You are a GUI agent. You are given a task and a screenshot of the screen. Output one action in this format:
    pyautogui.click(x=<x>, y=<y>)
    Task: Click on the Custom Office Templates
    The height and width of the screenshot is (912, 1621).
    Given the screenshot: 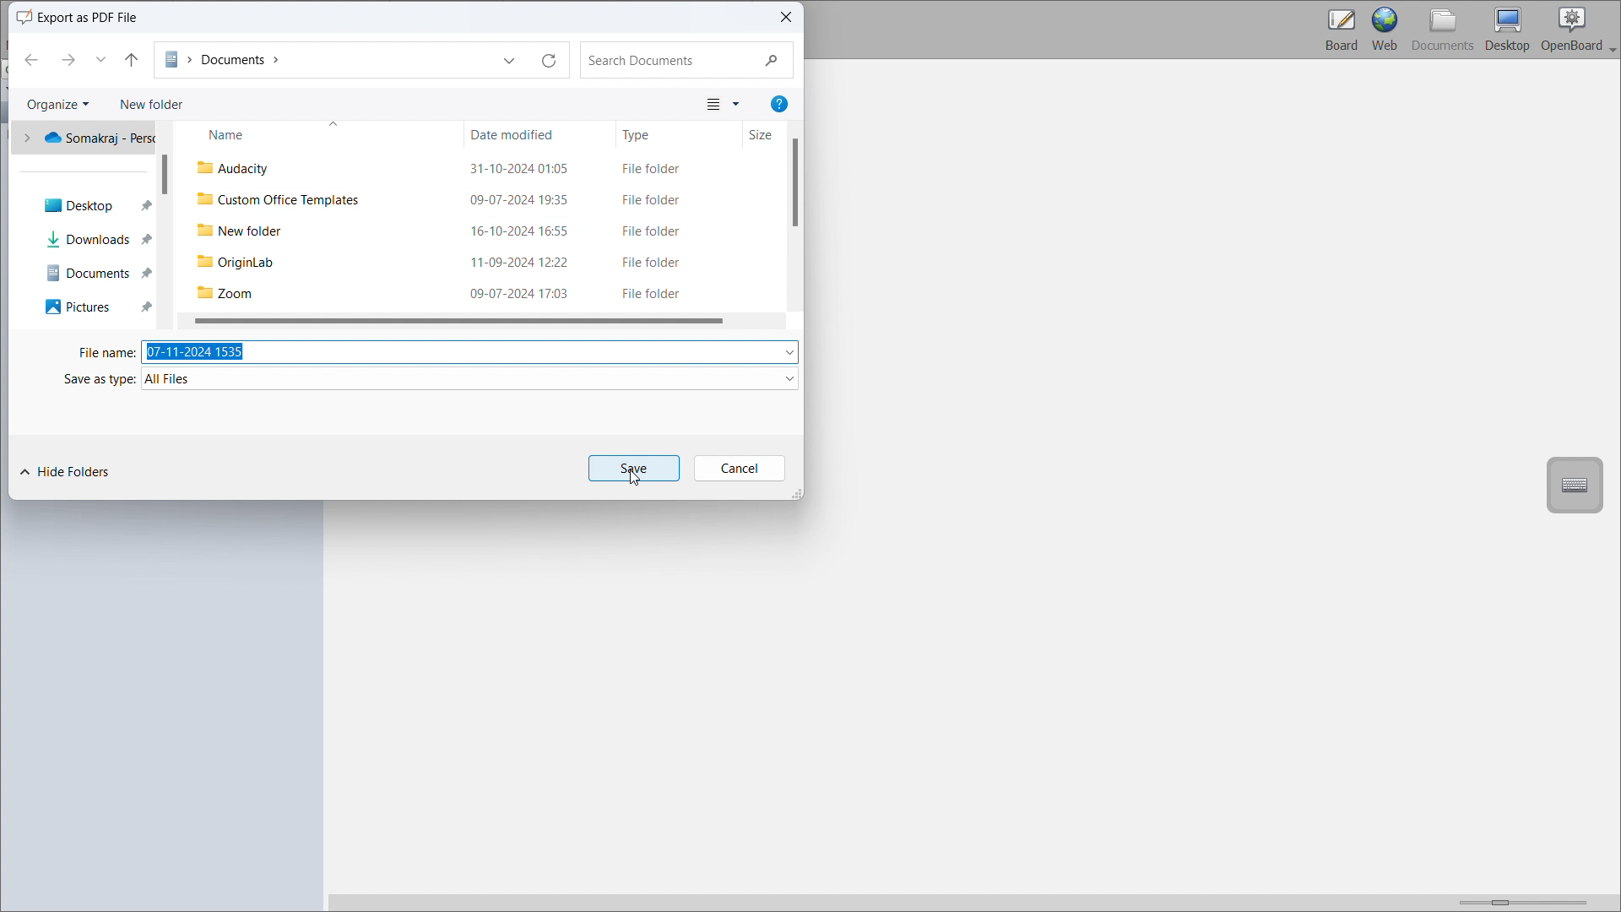 What is the action you would take?
    pyautogui.click(x=283, y=202)
    